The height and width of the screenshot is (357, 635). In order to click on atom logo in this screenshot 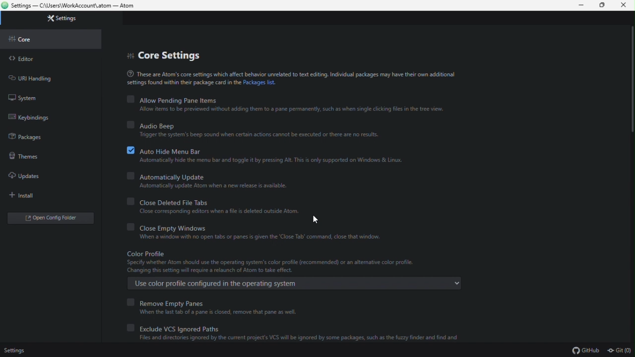, I will do `click(5, 6)`.